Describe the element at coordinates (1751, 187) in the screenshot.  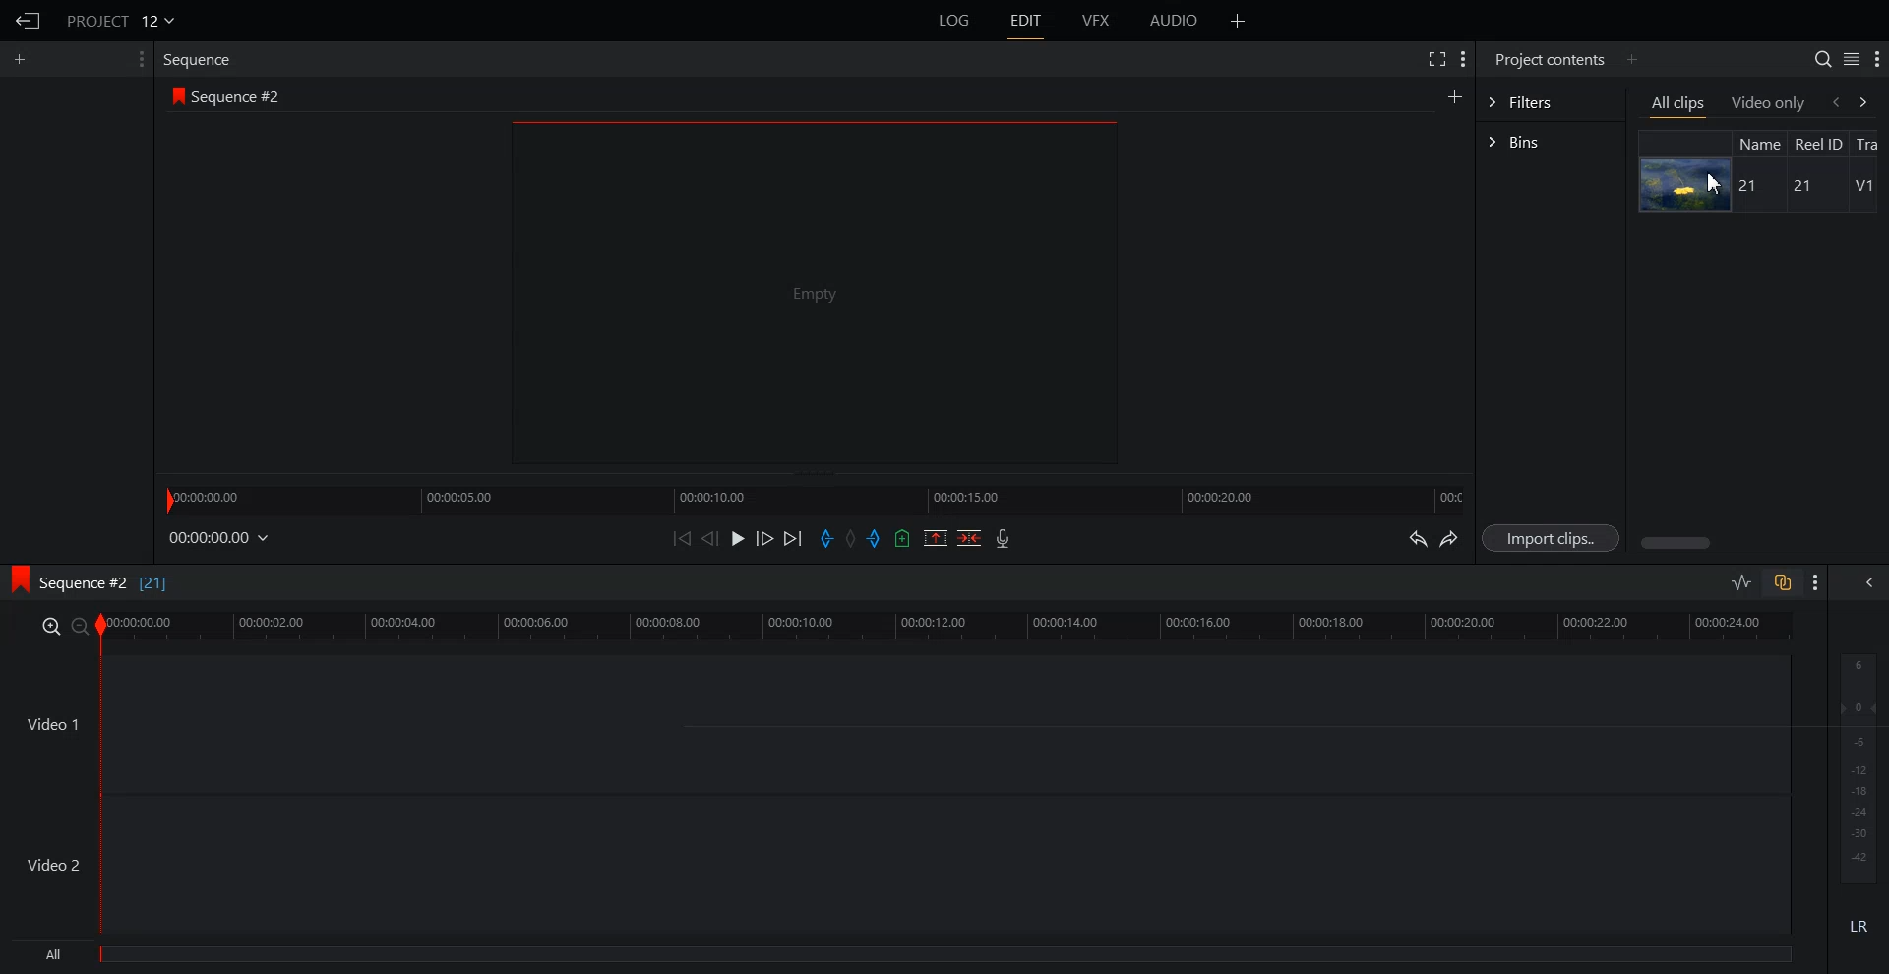
I see `21` at that location.